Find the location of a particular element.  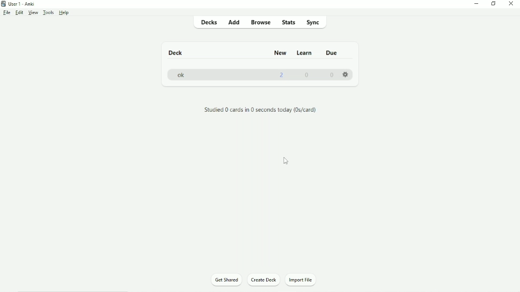

Help is located at coordinates (65, 13).